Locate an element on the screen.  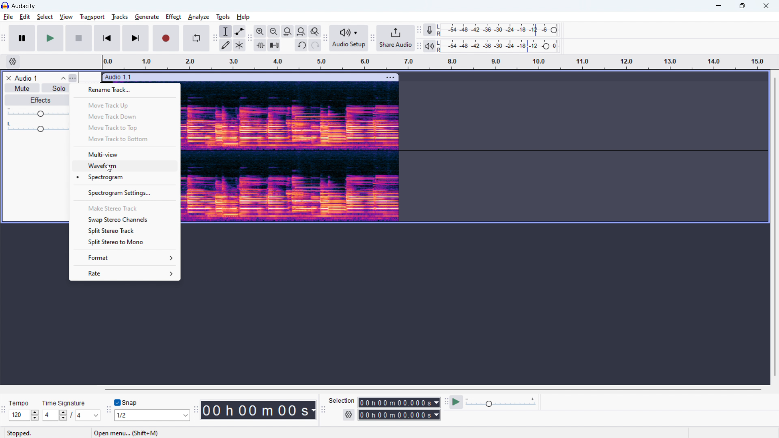
minimize is located at coordinates (718, 6).